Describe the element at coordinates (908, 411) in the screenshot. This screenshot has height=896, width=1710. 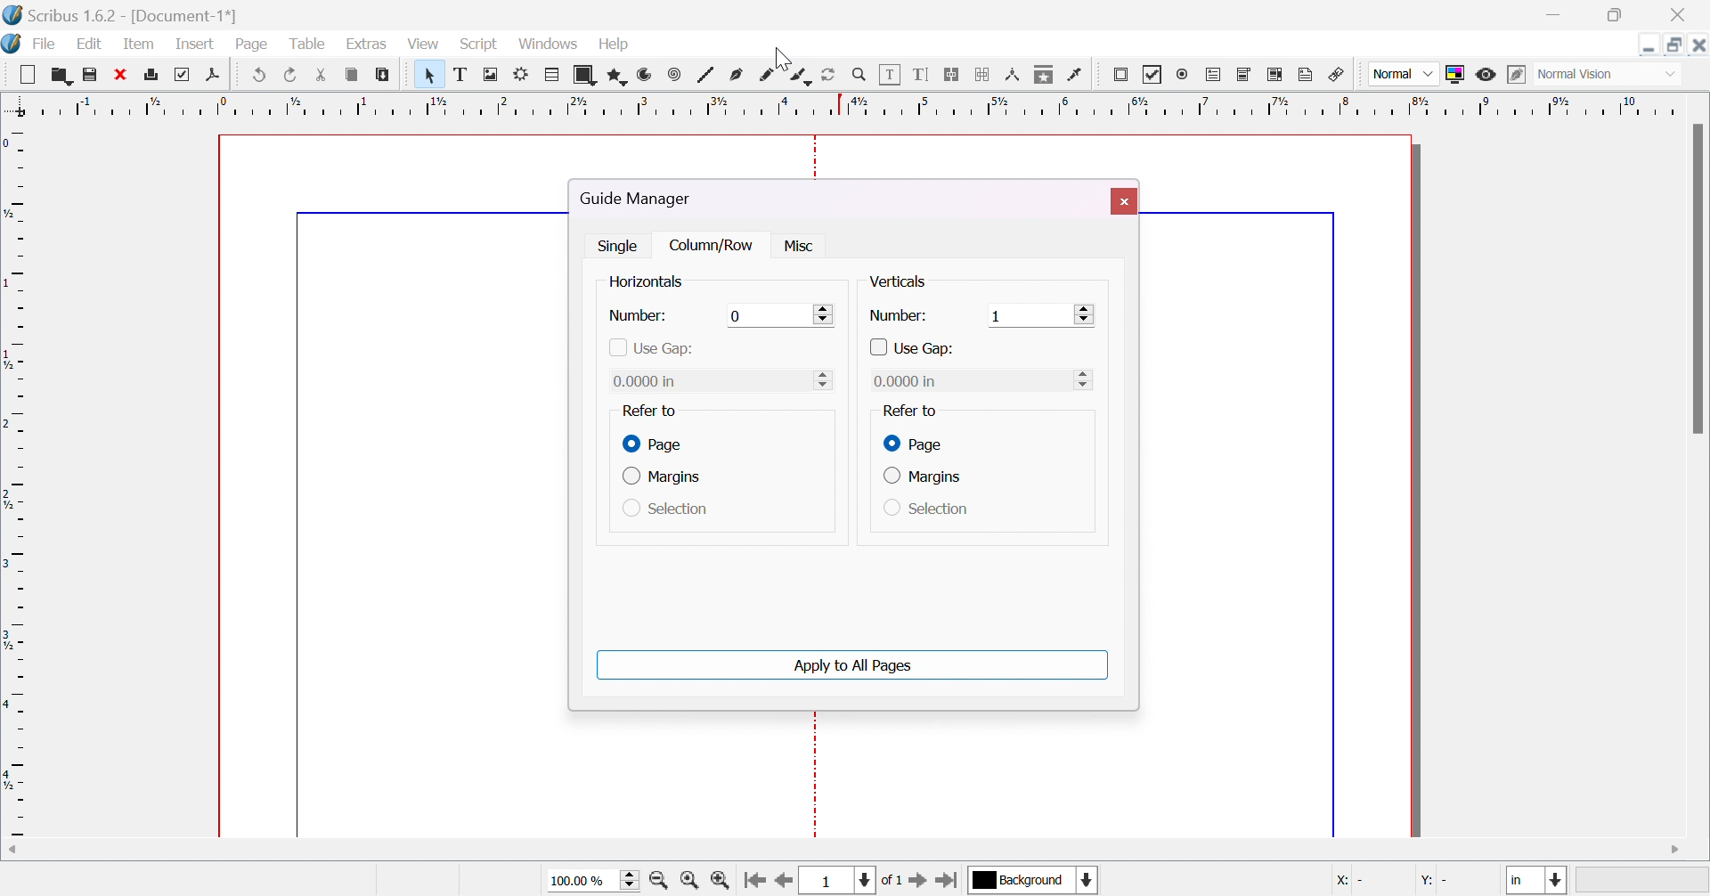
I see `refer to` at that location.